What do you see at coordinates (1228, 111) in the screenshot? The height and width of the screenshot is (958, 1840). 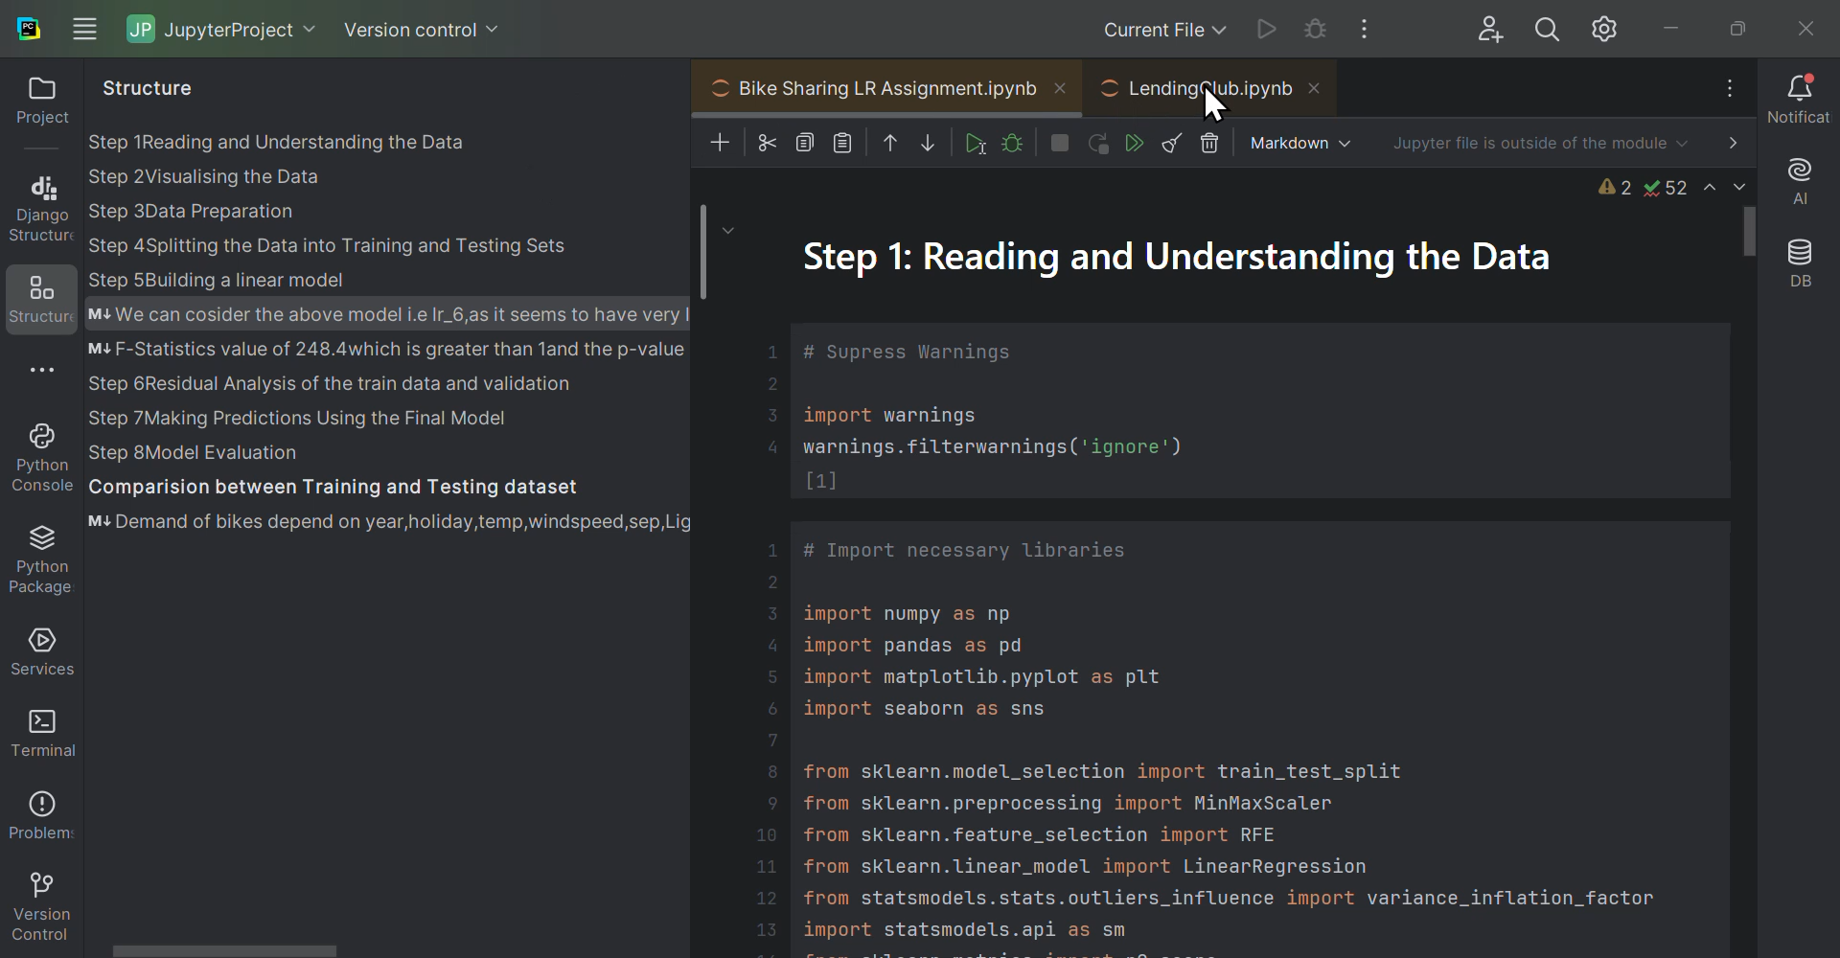 I see `Cursor` at bounding box center [1228, 111].